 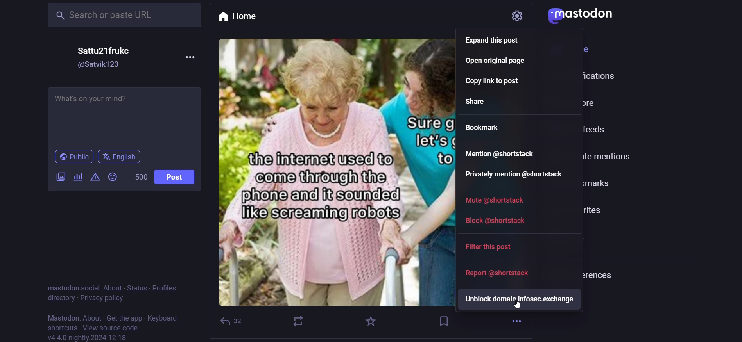 What do you see at coordinates (164, 318) in the screenshot?
I see `keyboard` at bounding box center [164, 318].